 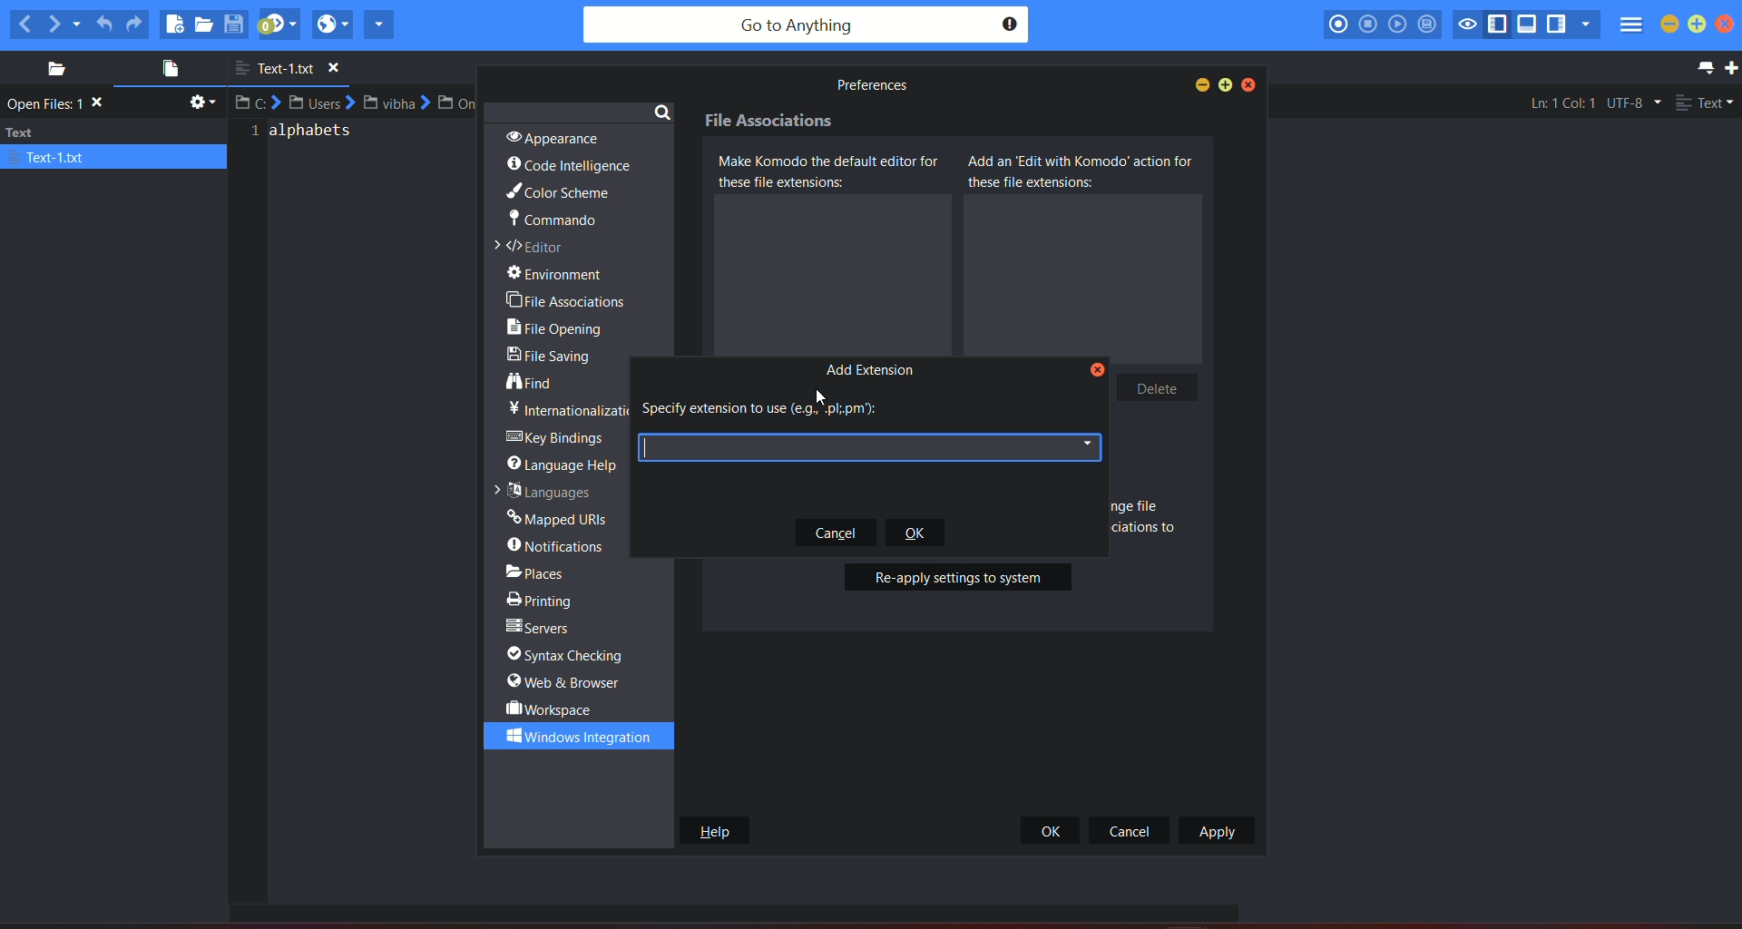 What do you see at coordinates (1227, 84) in the screenshot?
I see `maximize` at bounding box center [1227, 84].